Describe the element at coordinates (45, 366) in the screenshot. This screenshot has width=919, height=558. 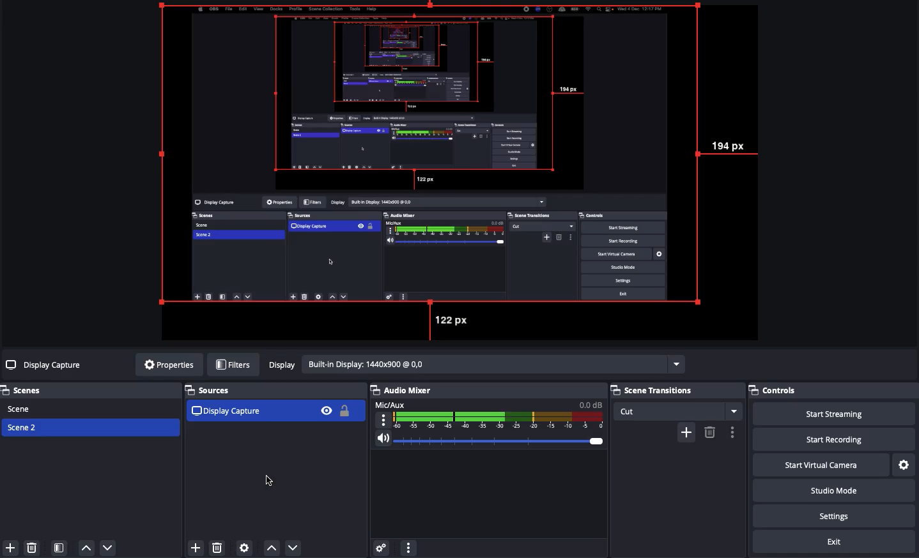
I see `No sources selected ` at that location.